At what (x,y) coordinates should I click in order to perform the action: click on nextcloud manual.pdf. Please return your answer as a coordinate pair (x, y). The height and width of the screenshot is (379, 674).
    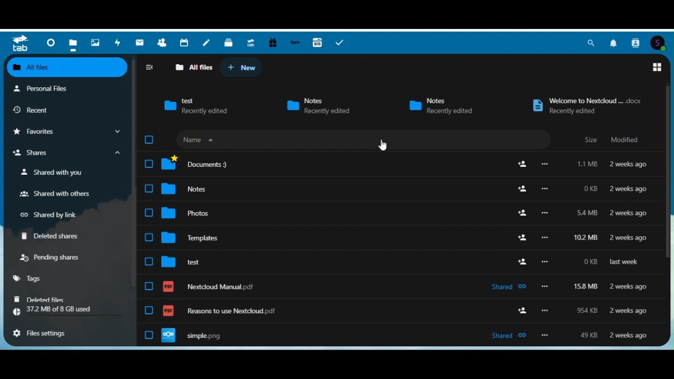
    Looking at the image, I should click on (399, 288).